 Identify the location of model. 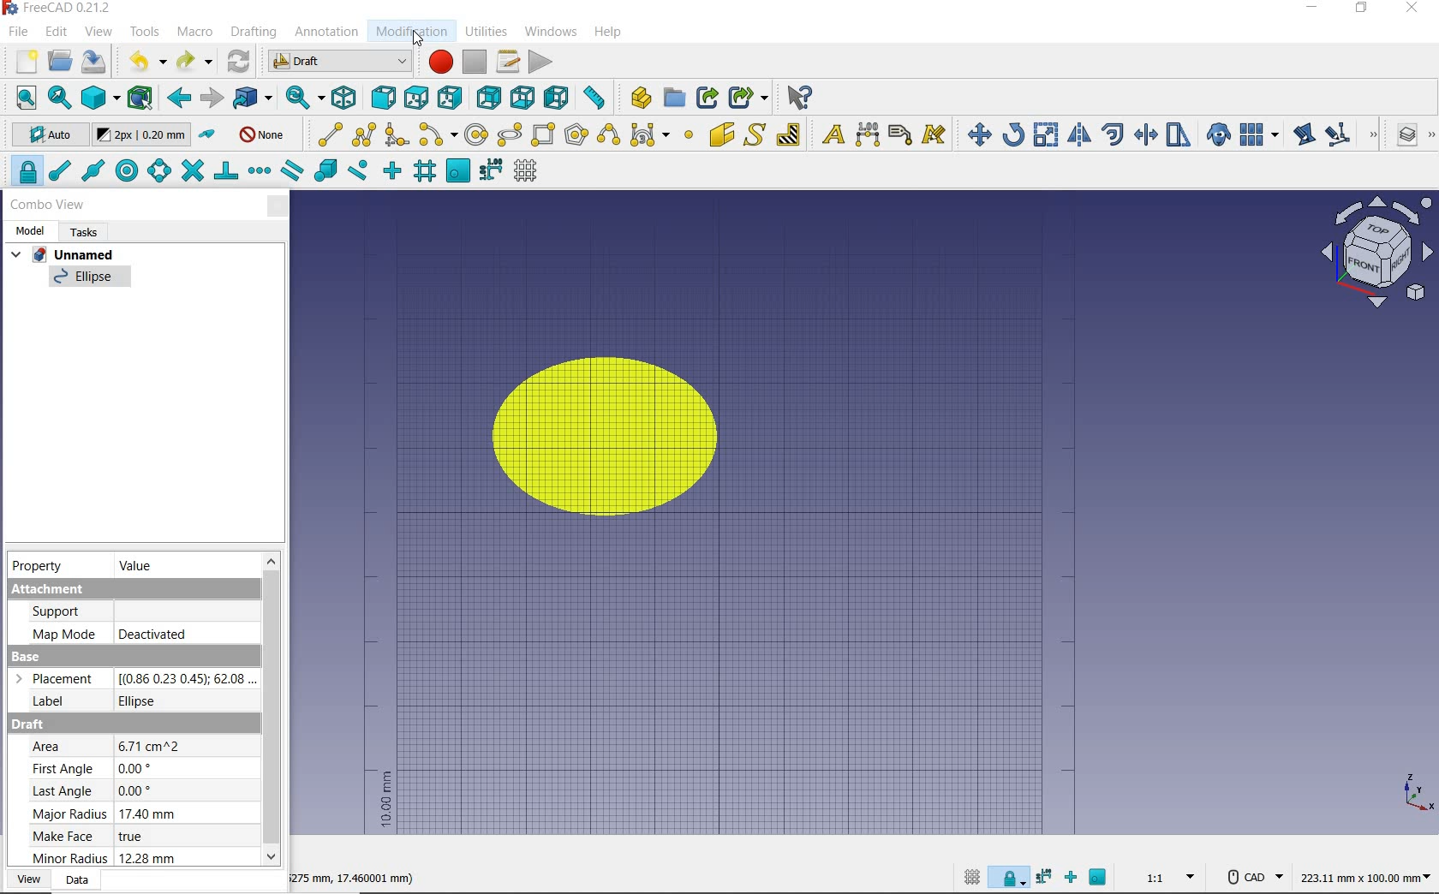
(32, 230).